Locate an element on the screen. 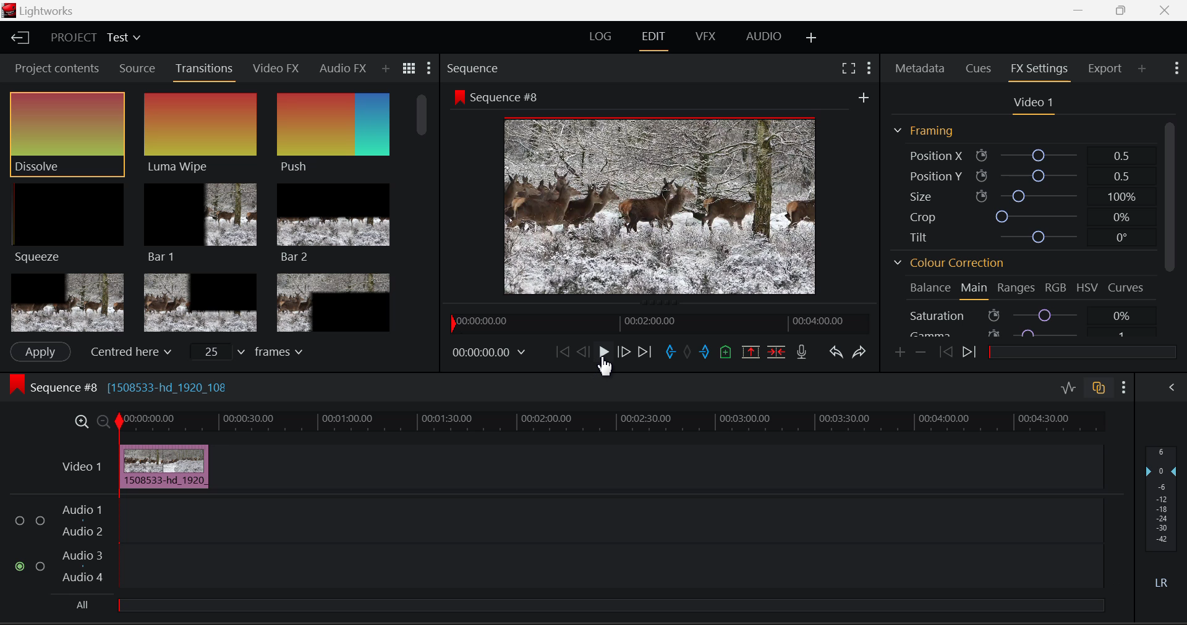 Image resolution: width=1187 pixels, height=625 pixels. Bar 1 is located at coordinates (201, 222).